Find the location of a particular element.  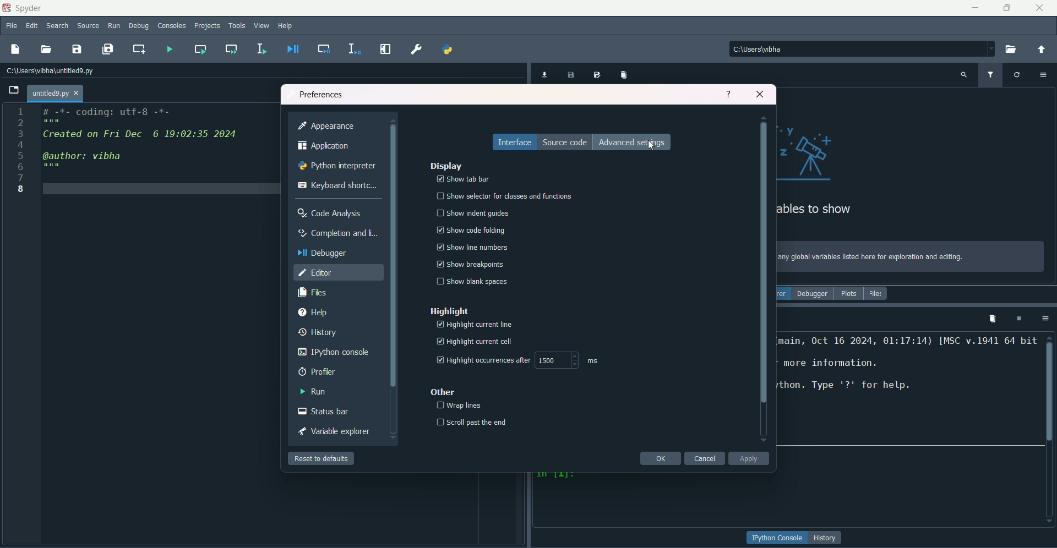

new file is located at coordinates (15, 49).